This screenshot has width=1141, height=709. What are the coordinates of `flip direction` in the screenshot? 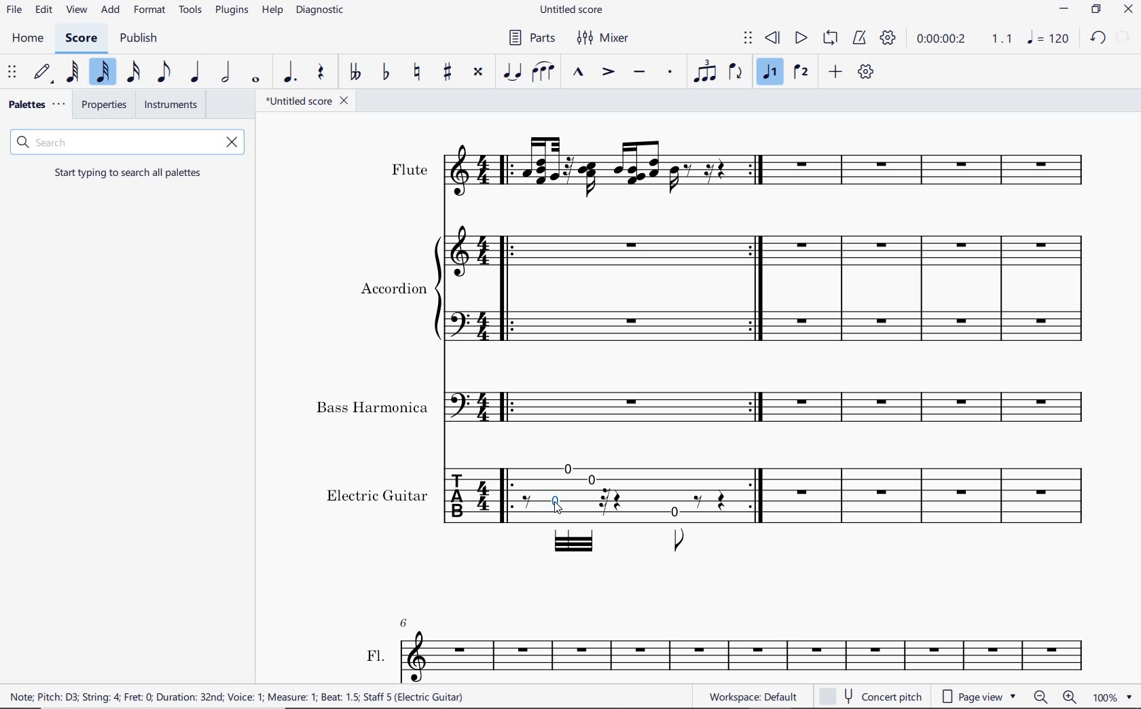 It's located at (736, 72).